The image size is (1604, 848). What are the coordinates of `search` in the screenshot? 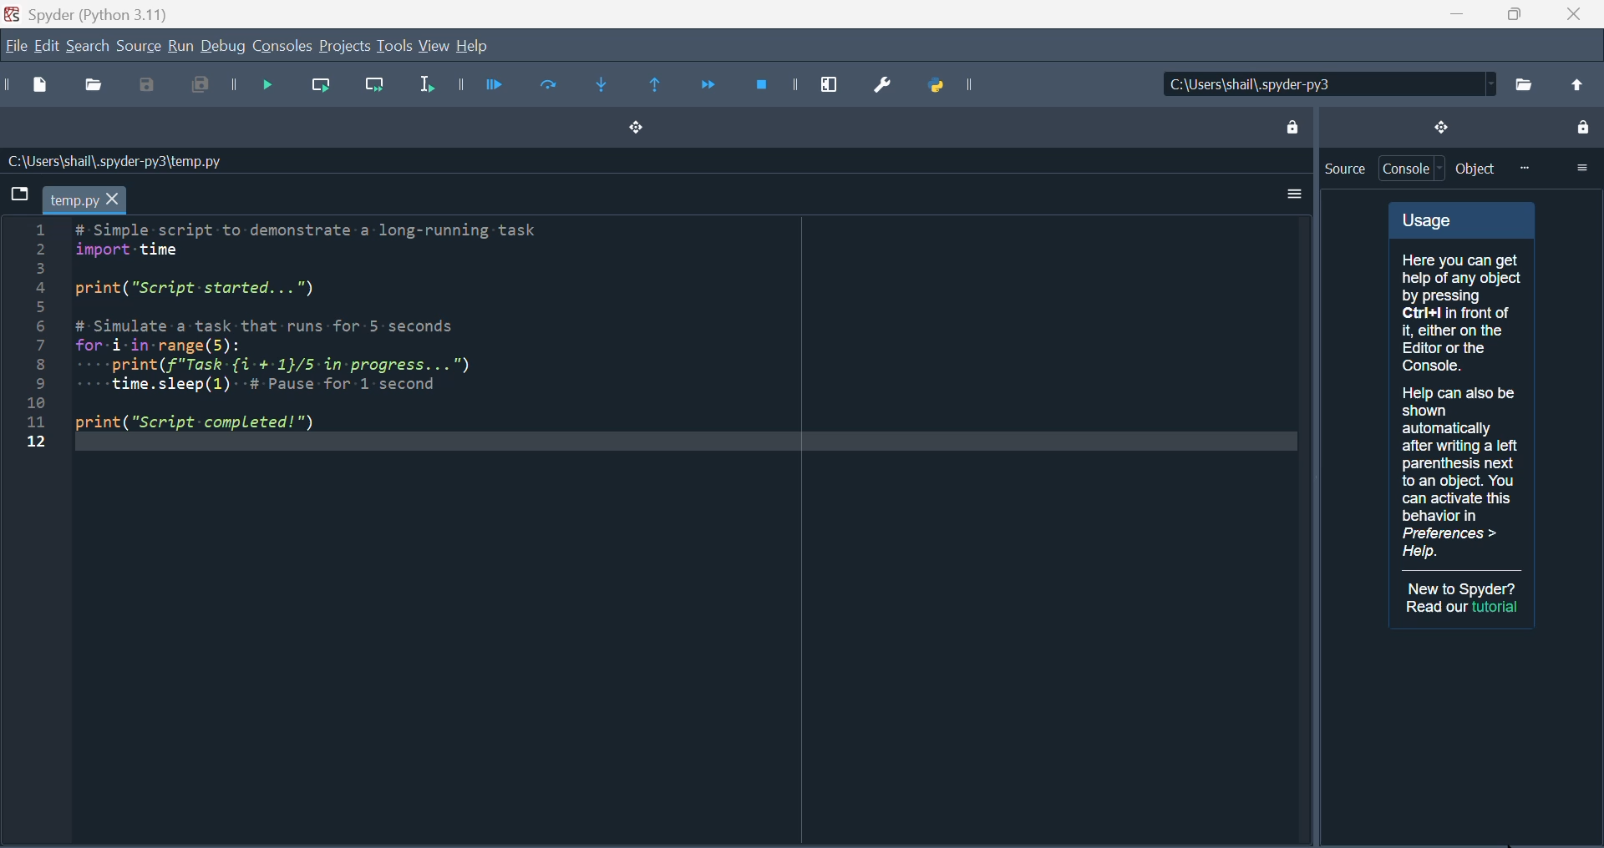 It's located at (88, 45).